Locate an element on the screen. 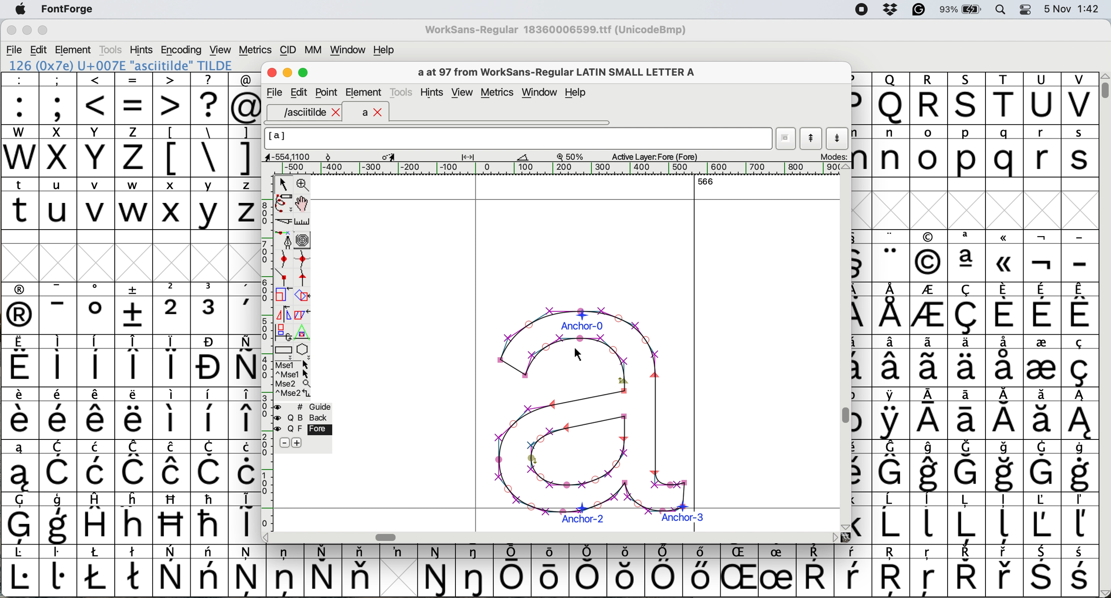 This screenshot has width=1111, height=598. symbol is located at coordinates (437, 571).